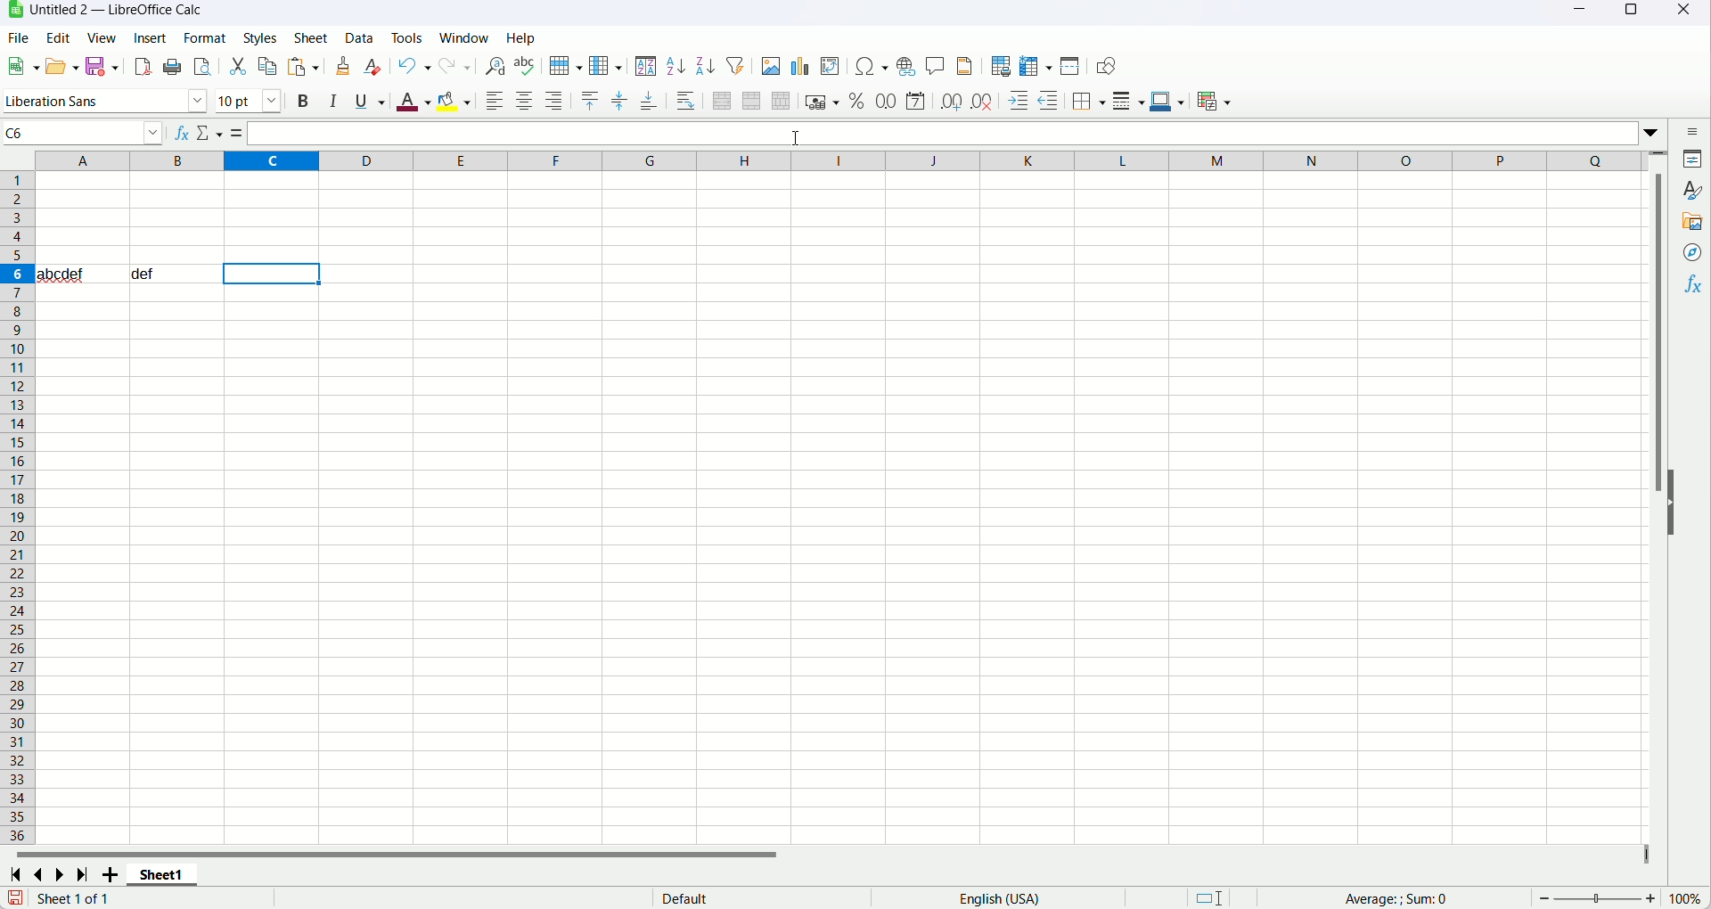 The width and height of the screenshot is (1711, 909). Describe the element at coordinates (1127, 102) in the screenshot. I see `border style` at that location.